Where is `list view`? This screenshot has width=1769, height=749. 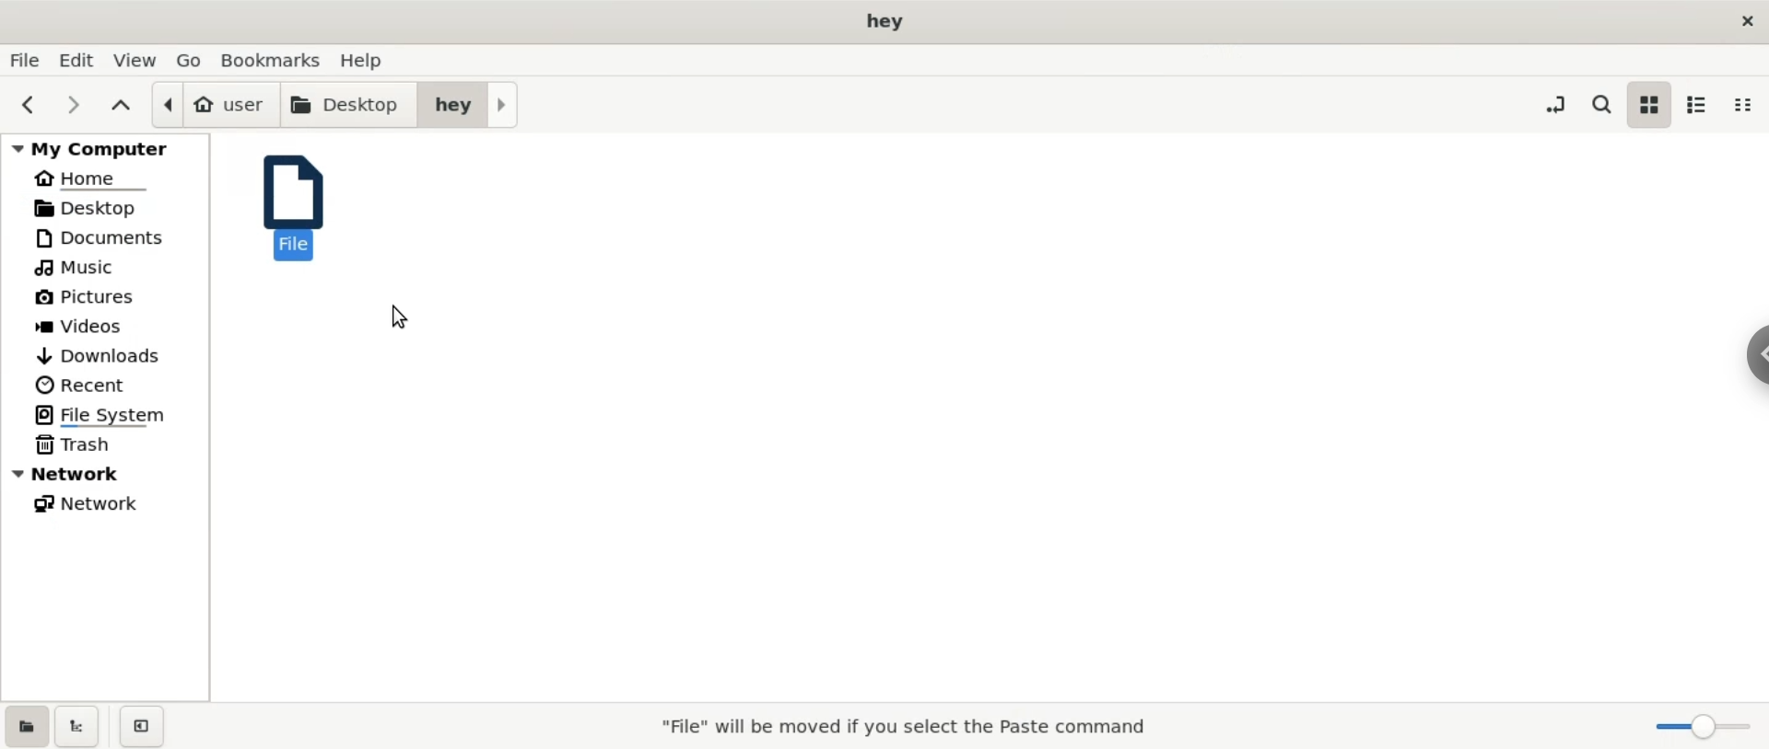
list view is located at coordinates (1699, 103).